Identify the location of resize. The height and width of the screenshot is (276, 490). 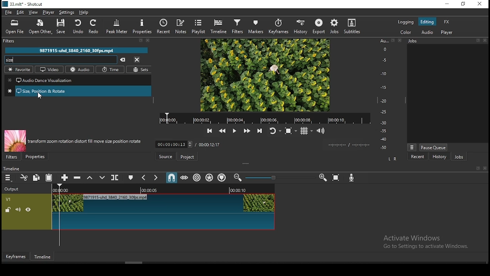
(140, 40).